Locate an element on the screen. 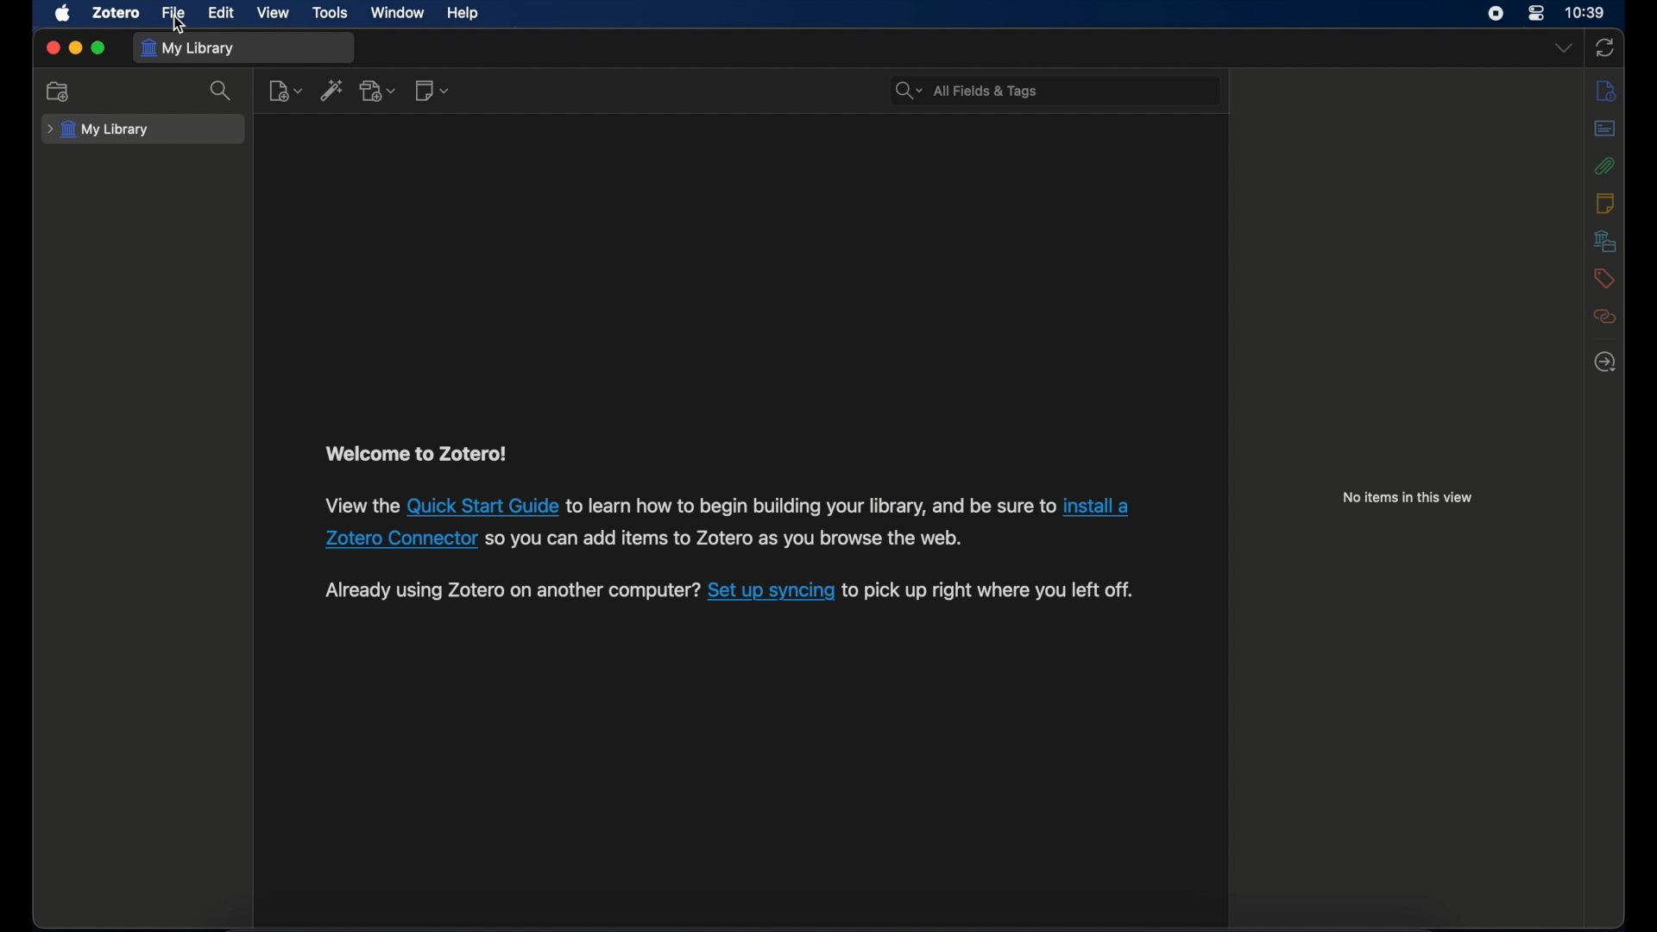 This screenshot has height=932, width=1657. Quick start guide is located at coordinates (483, 506).